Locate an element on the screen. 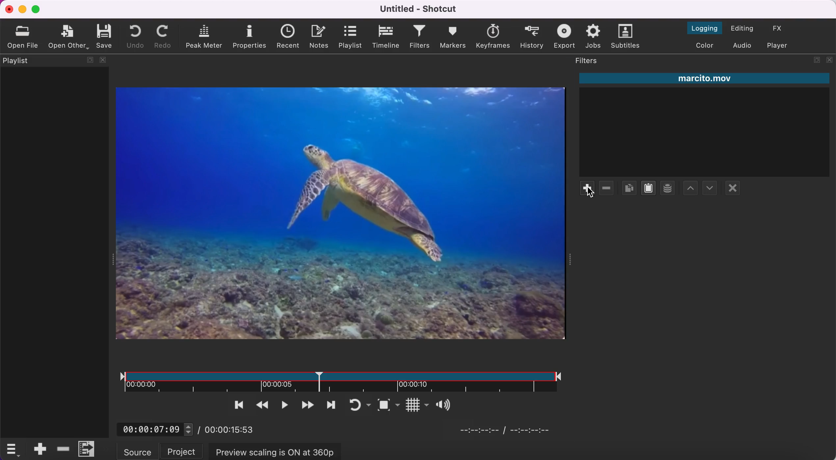 This screenshot has height=460, width=836. history is located at coordinates (533, 36).